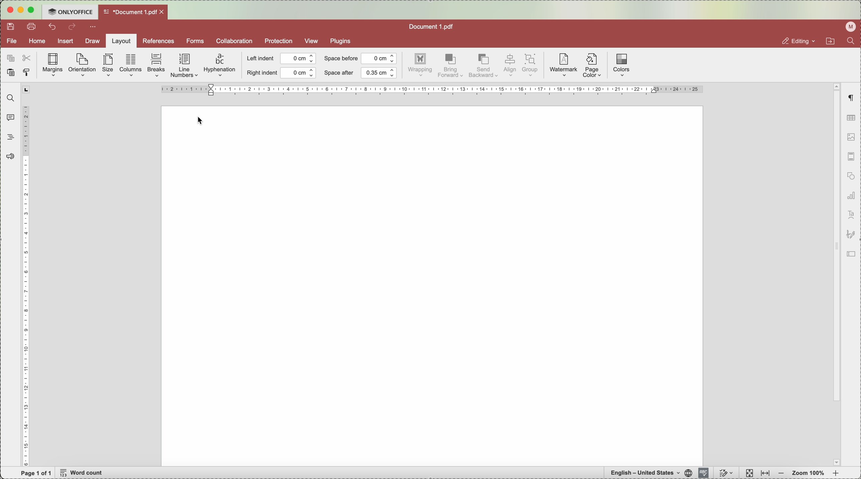 This screenshot has width=861, height=479. Describe the element at coordinates (851, 215) in the screenshot. I see `text art settings` at that location.